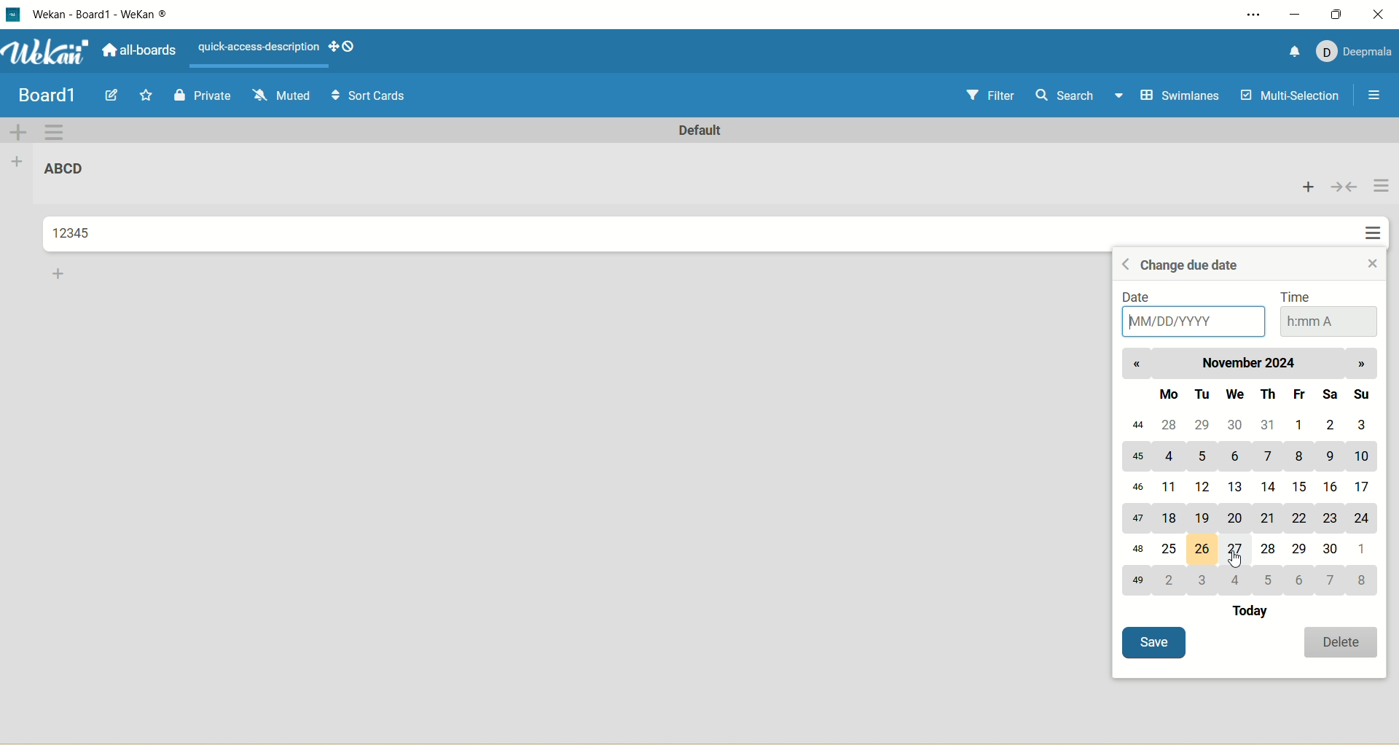  I want to click on search, so click(1081, 97).